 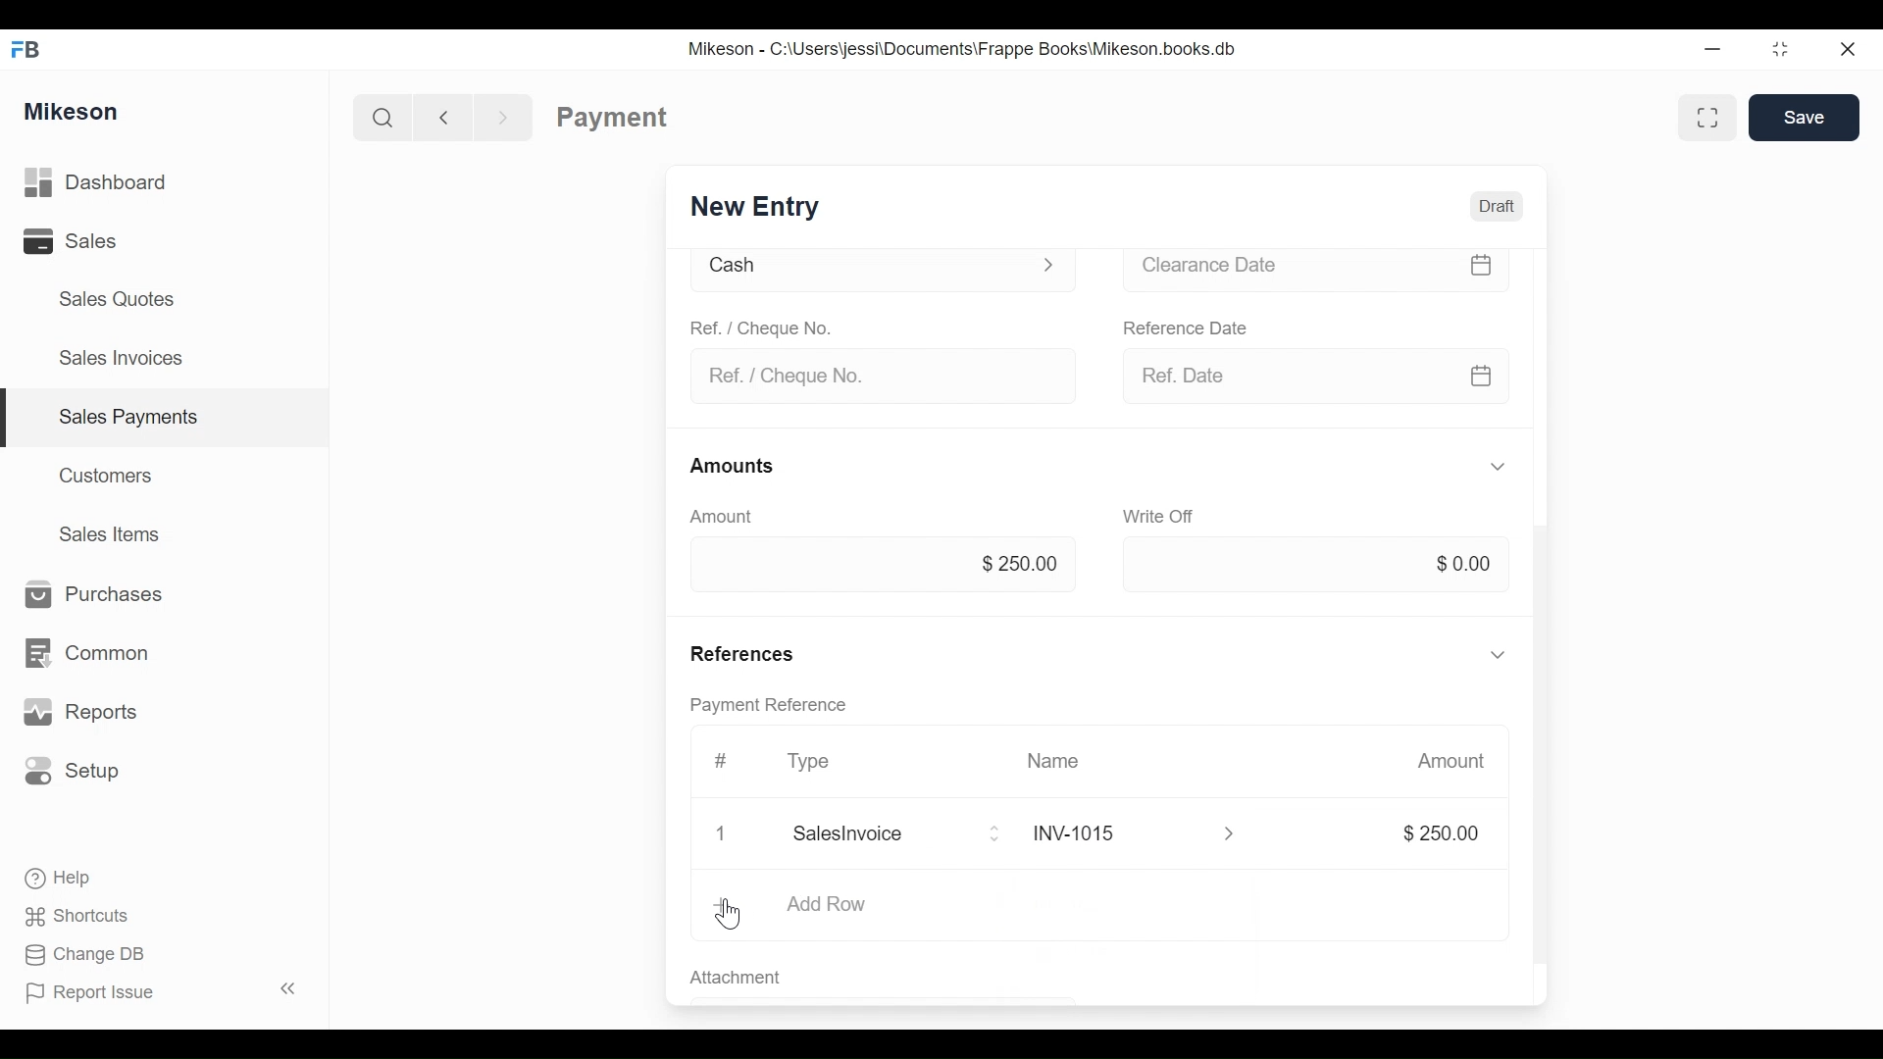 What do you see at coordinates (1058, 761) in the screenshot?
I see `Name` at bounding box center [1058, 761].